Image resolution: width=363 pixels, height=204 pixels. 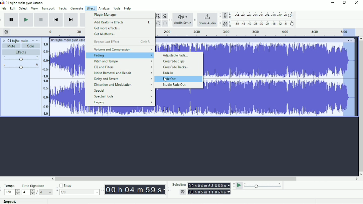 What do you see at coordinates (123, 90) in the screenshot?
I see `Special` at bounding box center [123, 90].